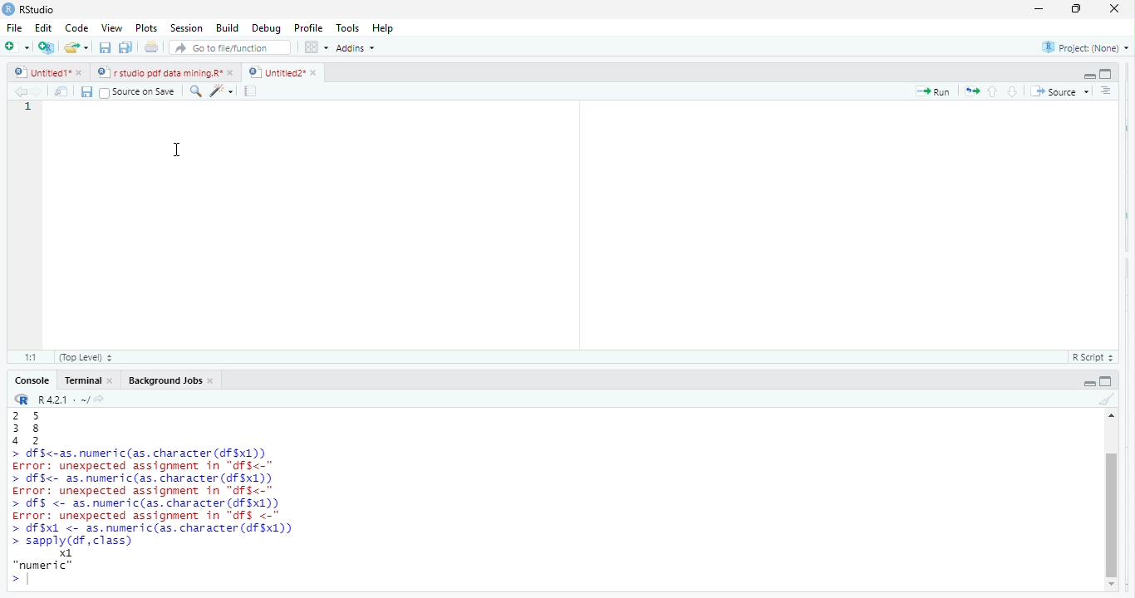 The image size is (1135, 598). What do you see at coordinates (252, 91) in the screenshot?
I see `compile report` at bounding box center [252, 91].